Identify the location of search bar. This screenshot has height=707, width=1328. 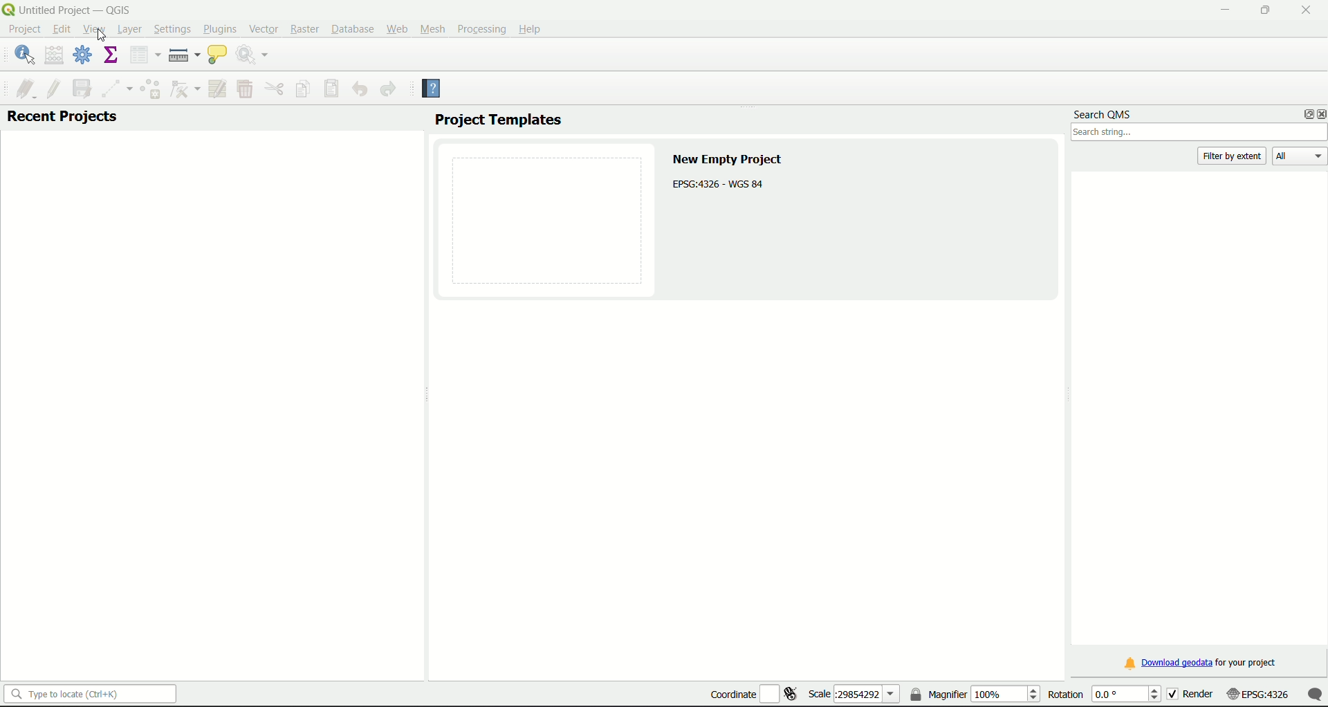
(91, 694).